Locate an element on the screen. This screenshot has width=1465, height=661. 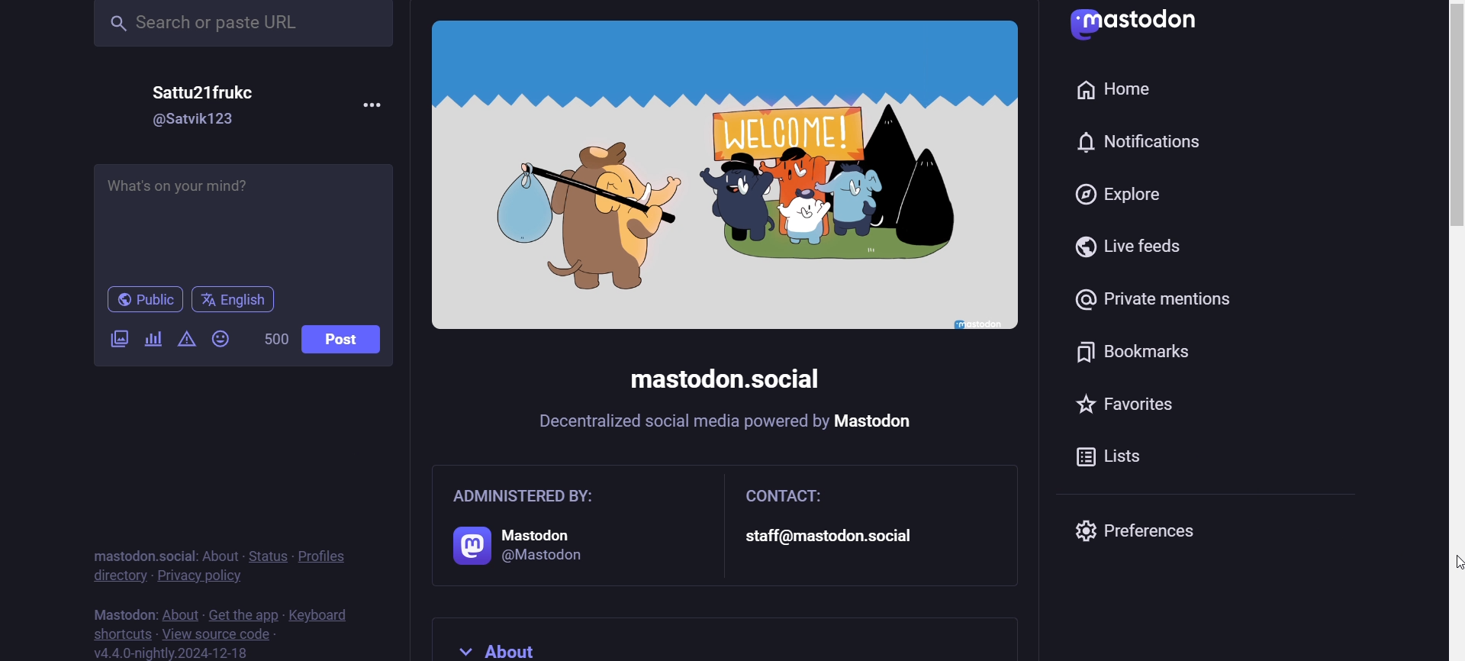
profiles is located at coordinates (330, 556).